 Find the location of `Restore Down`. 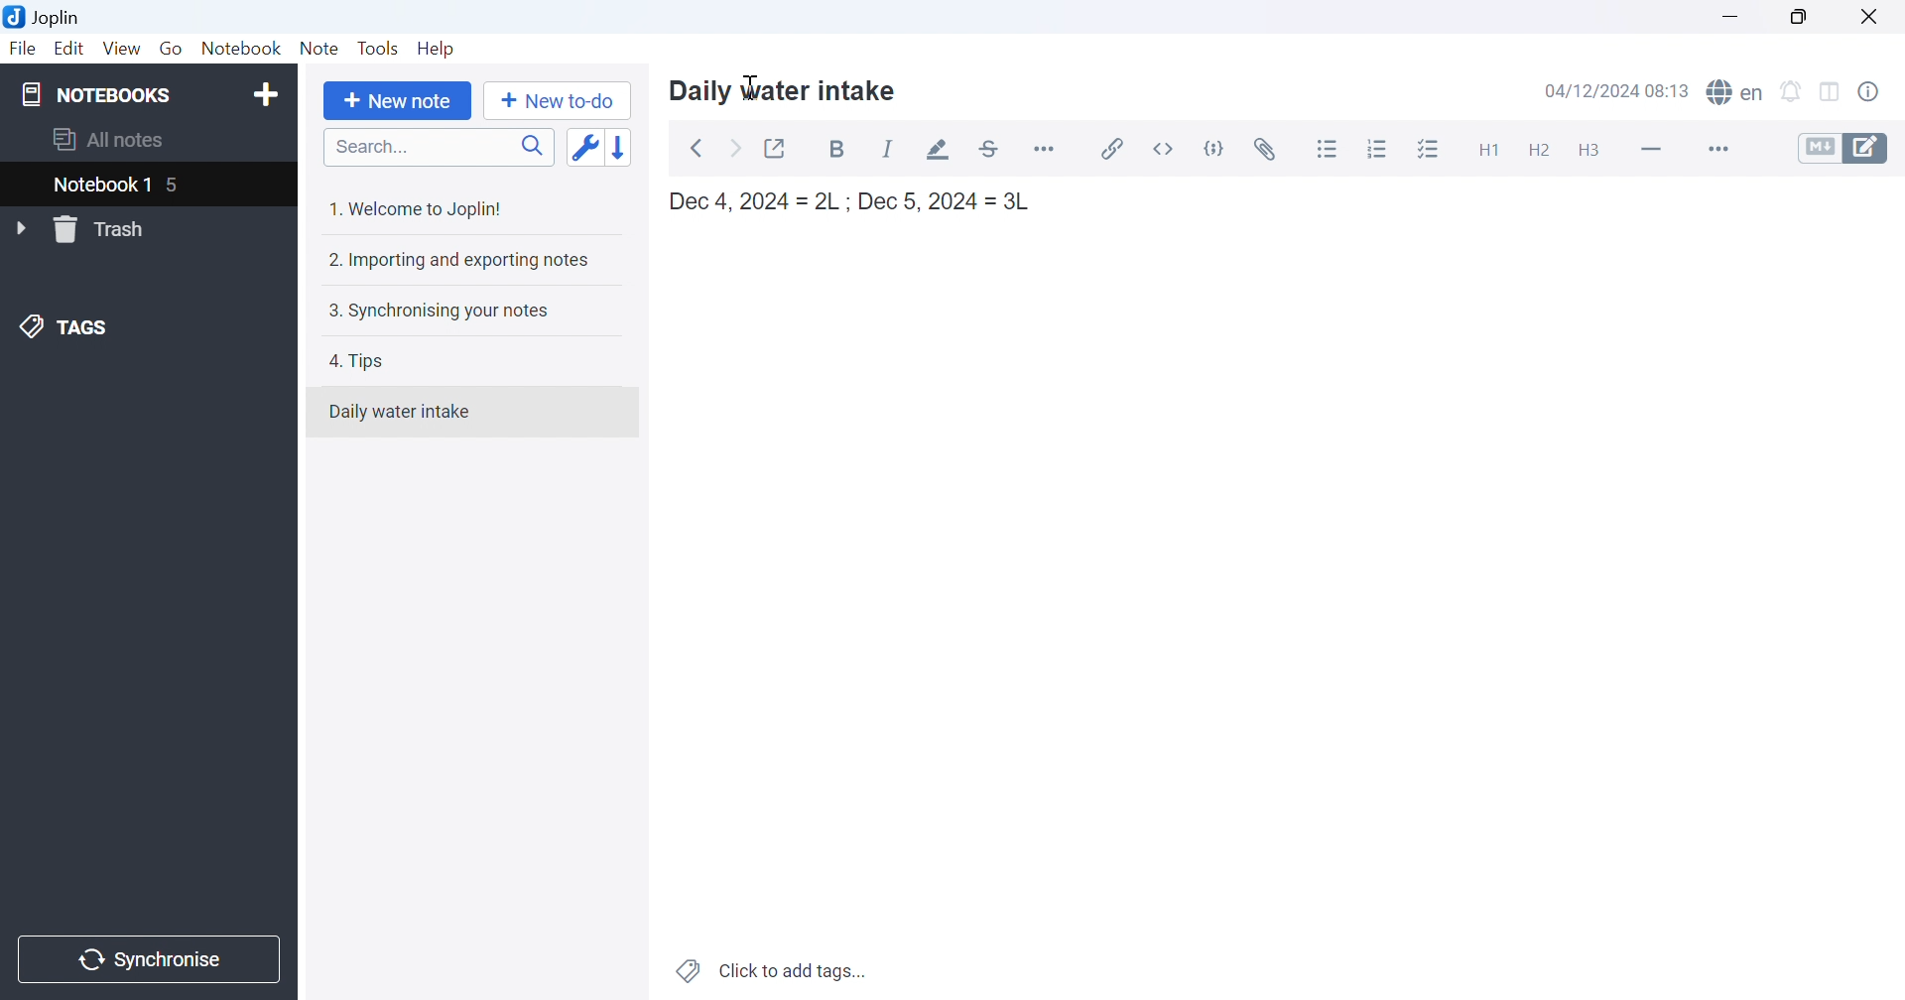

Restore Down is located at coordinates (1808, 15).